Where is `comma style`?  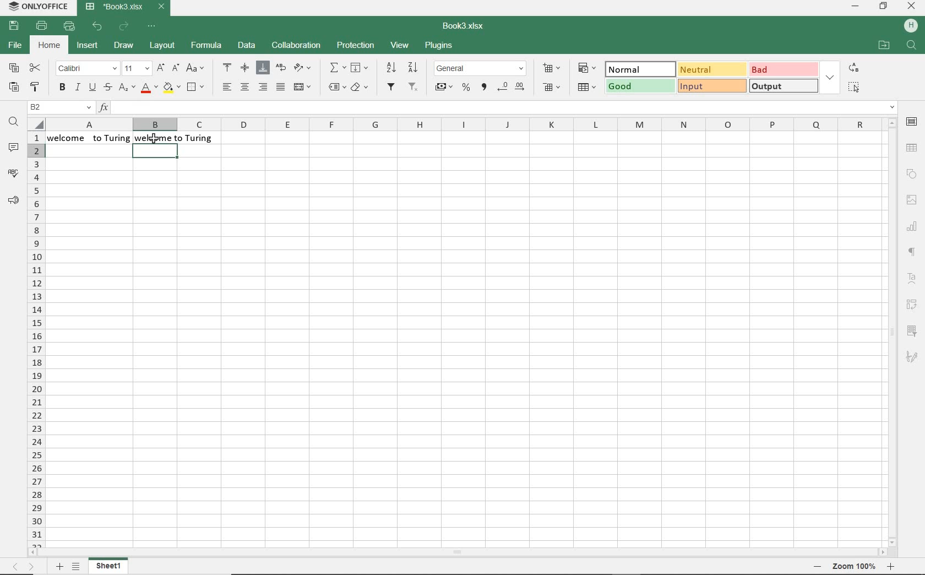
comma style is located at coordinates (484, 88).